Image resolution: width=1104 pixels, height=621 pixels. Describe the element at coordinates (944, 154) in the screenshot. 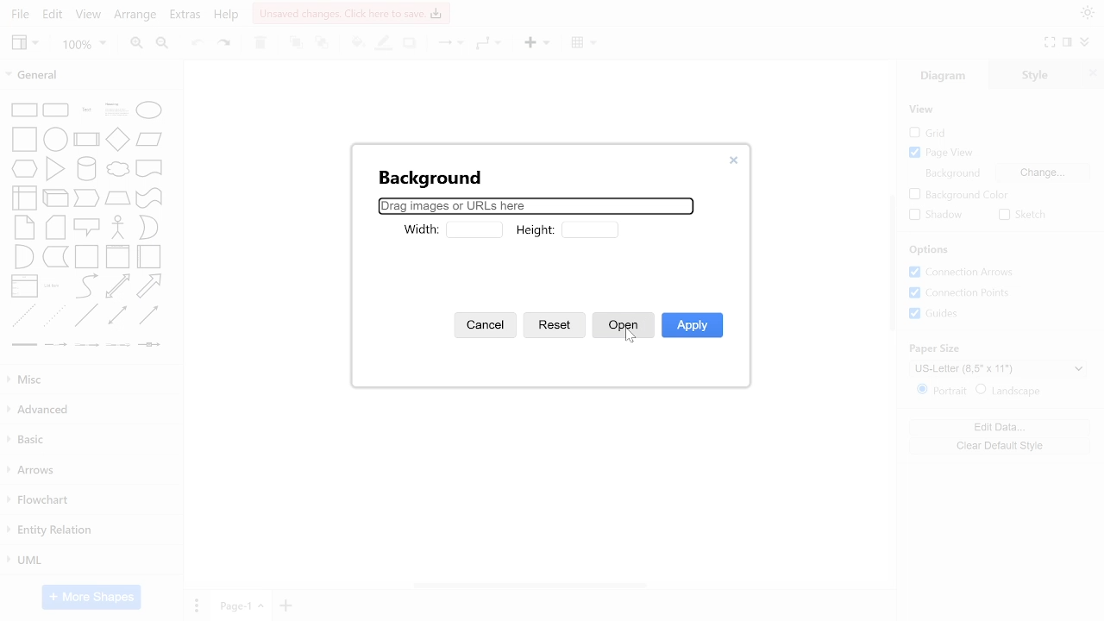

I see `page view` at that location.